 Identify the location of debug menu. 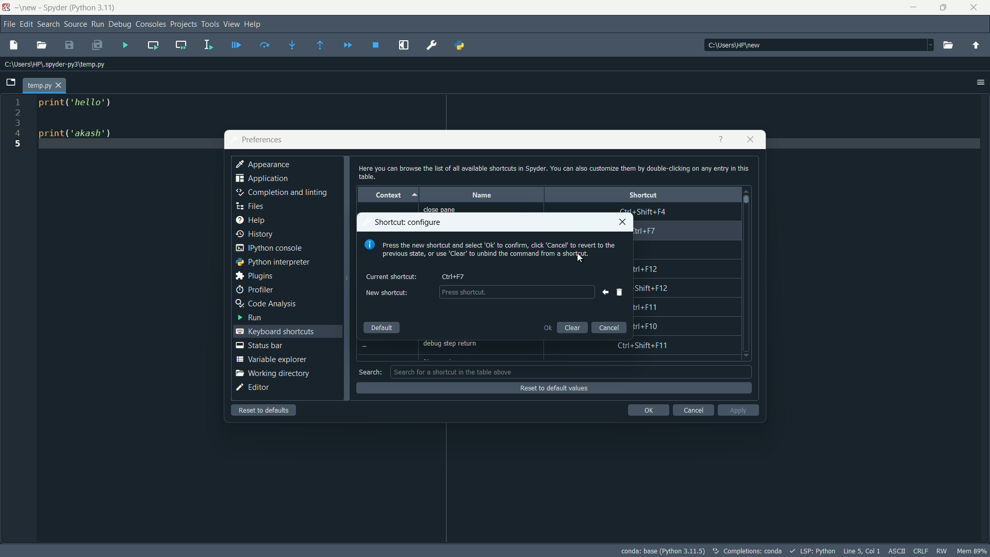
(121, 25).